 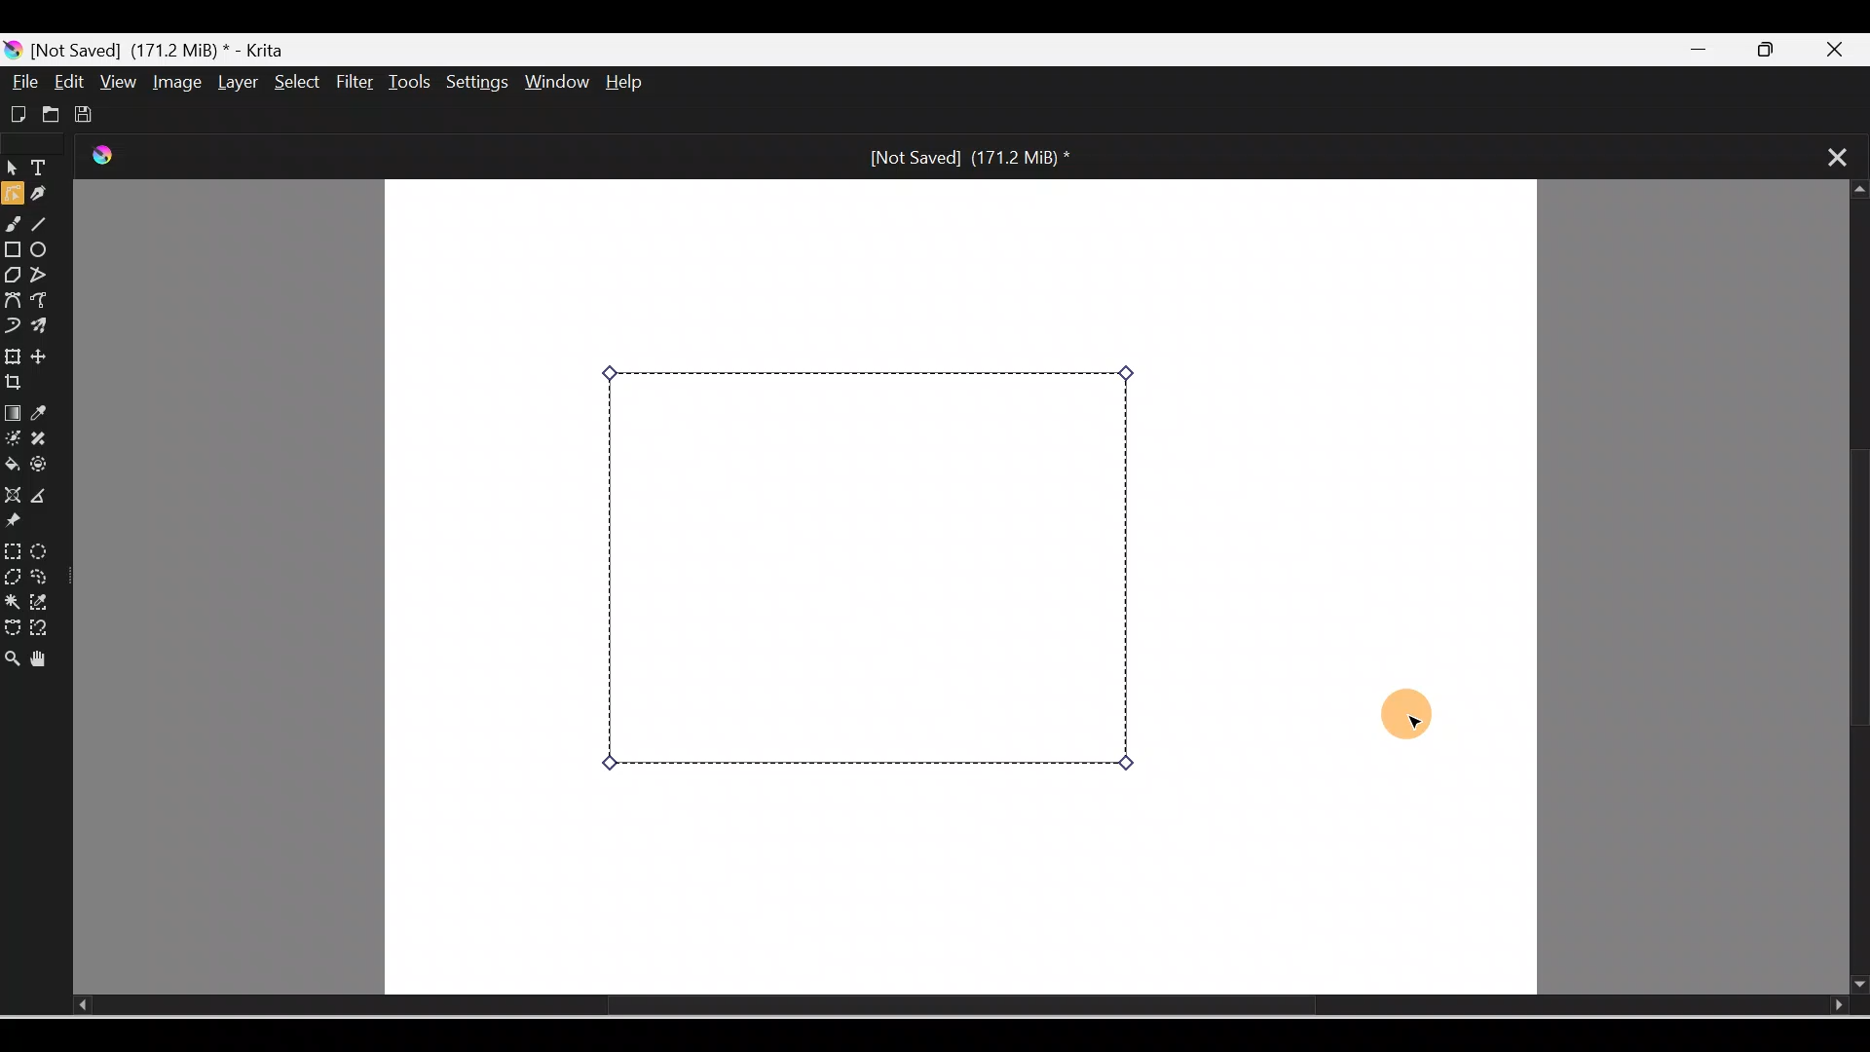 I want to click on Elliptical selection tool, so click(x=40, y=548).